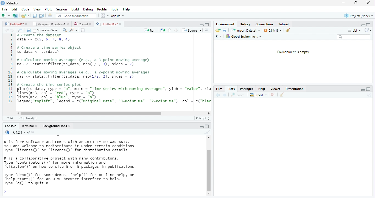 The height and width of the screenshot is (198, 375). I want to click on Build, so click(75, 9).